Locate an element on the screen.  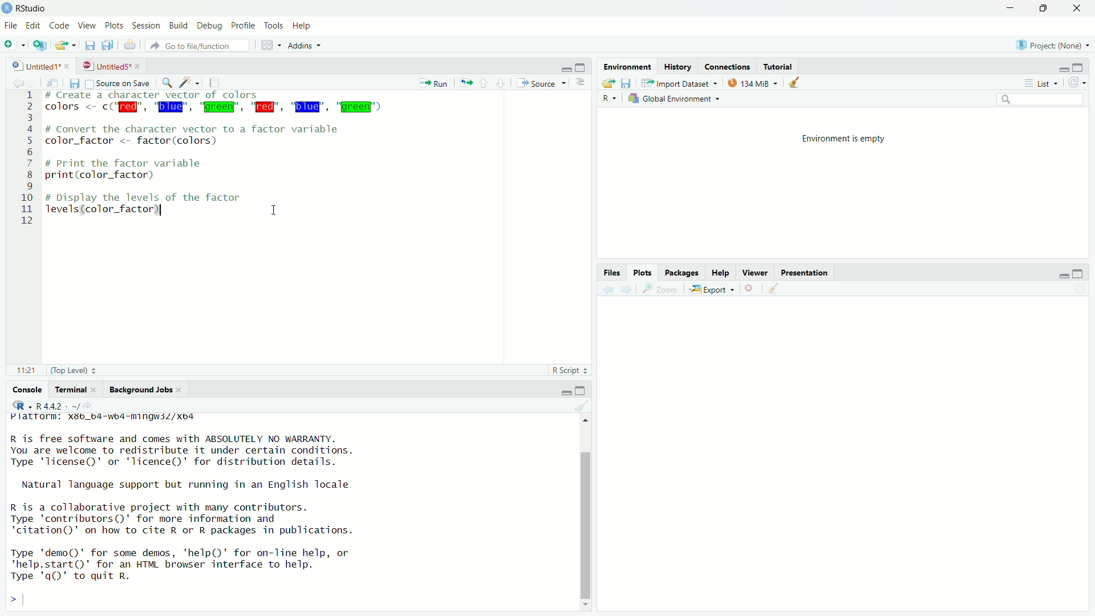
cursor is located at coordinates (276, 210).